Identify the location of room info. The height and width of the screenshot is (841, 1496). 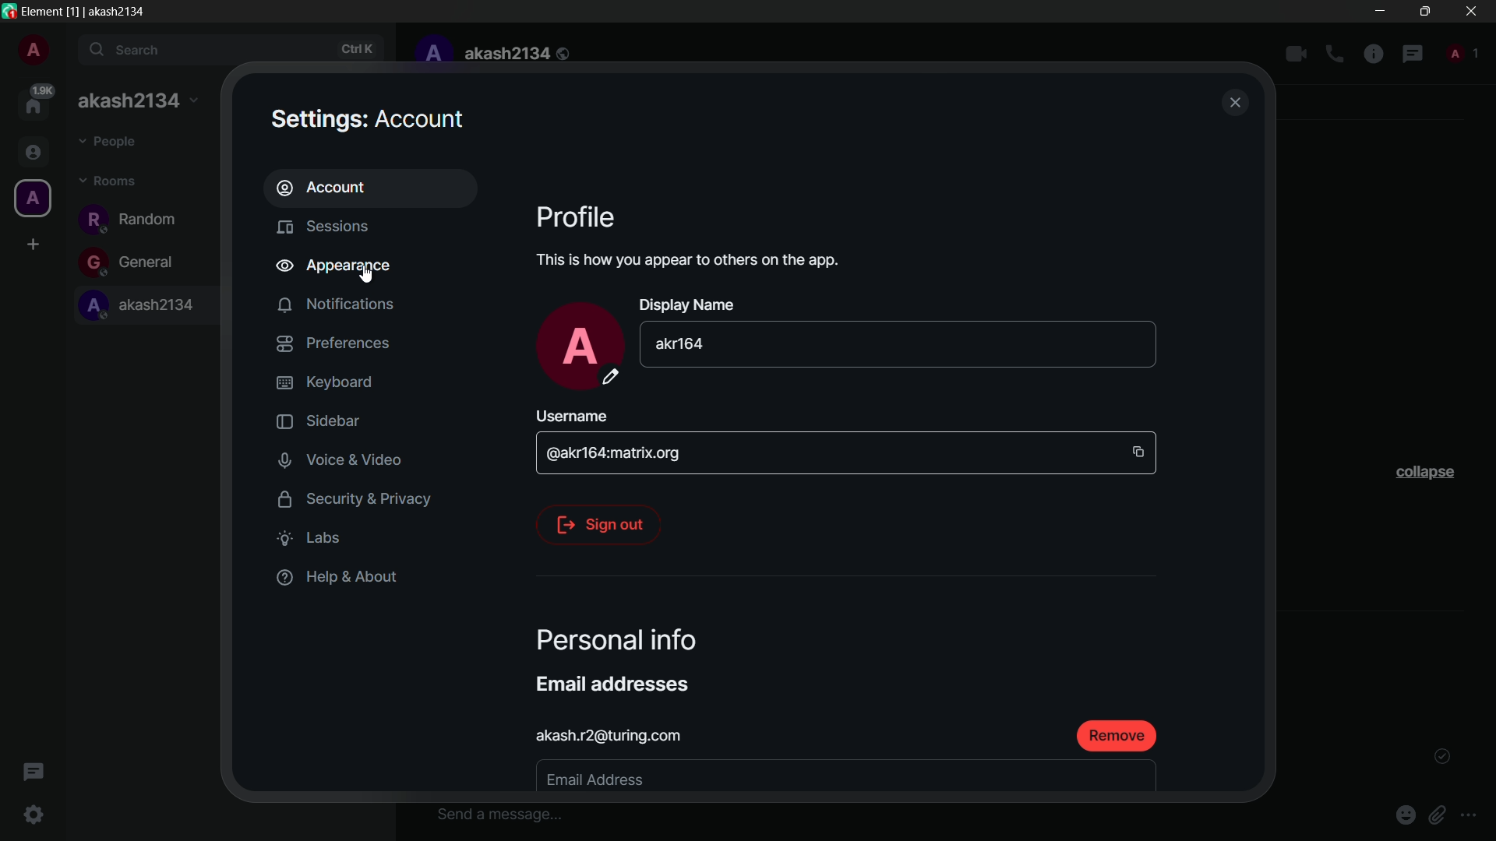
(1374, 55).